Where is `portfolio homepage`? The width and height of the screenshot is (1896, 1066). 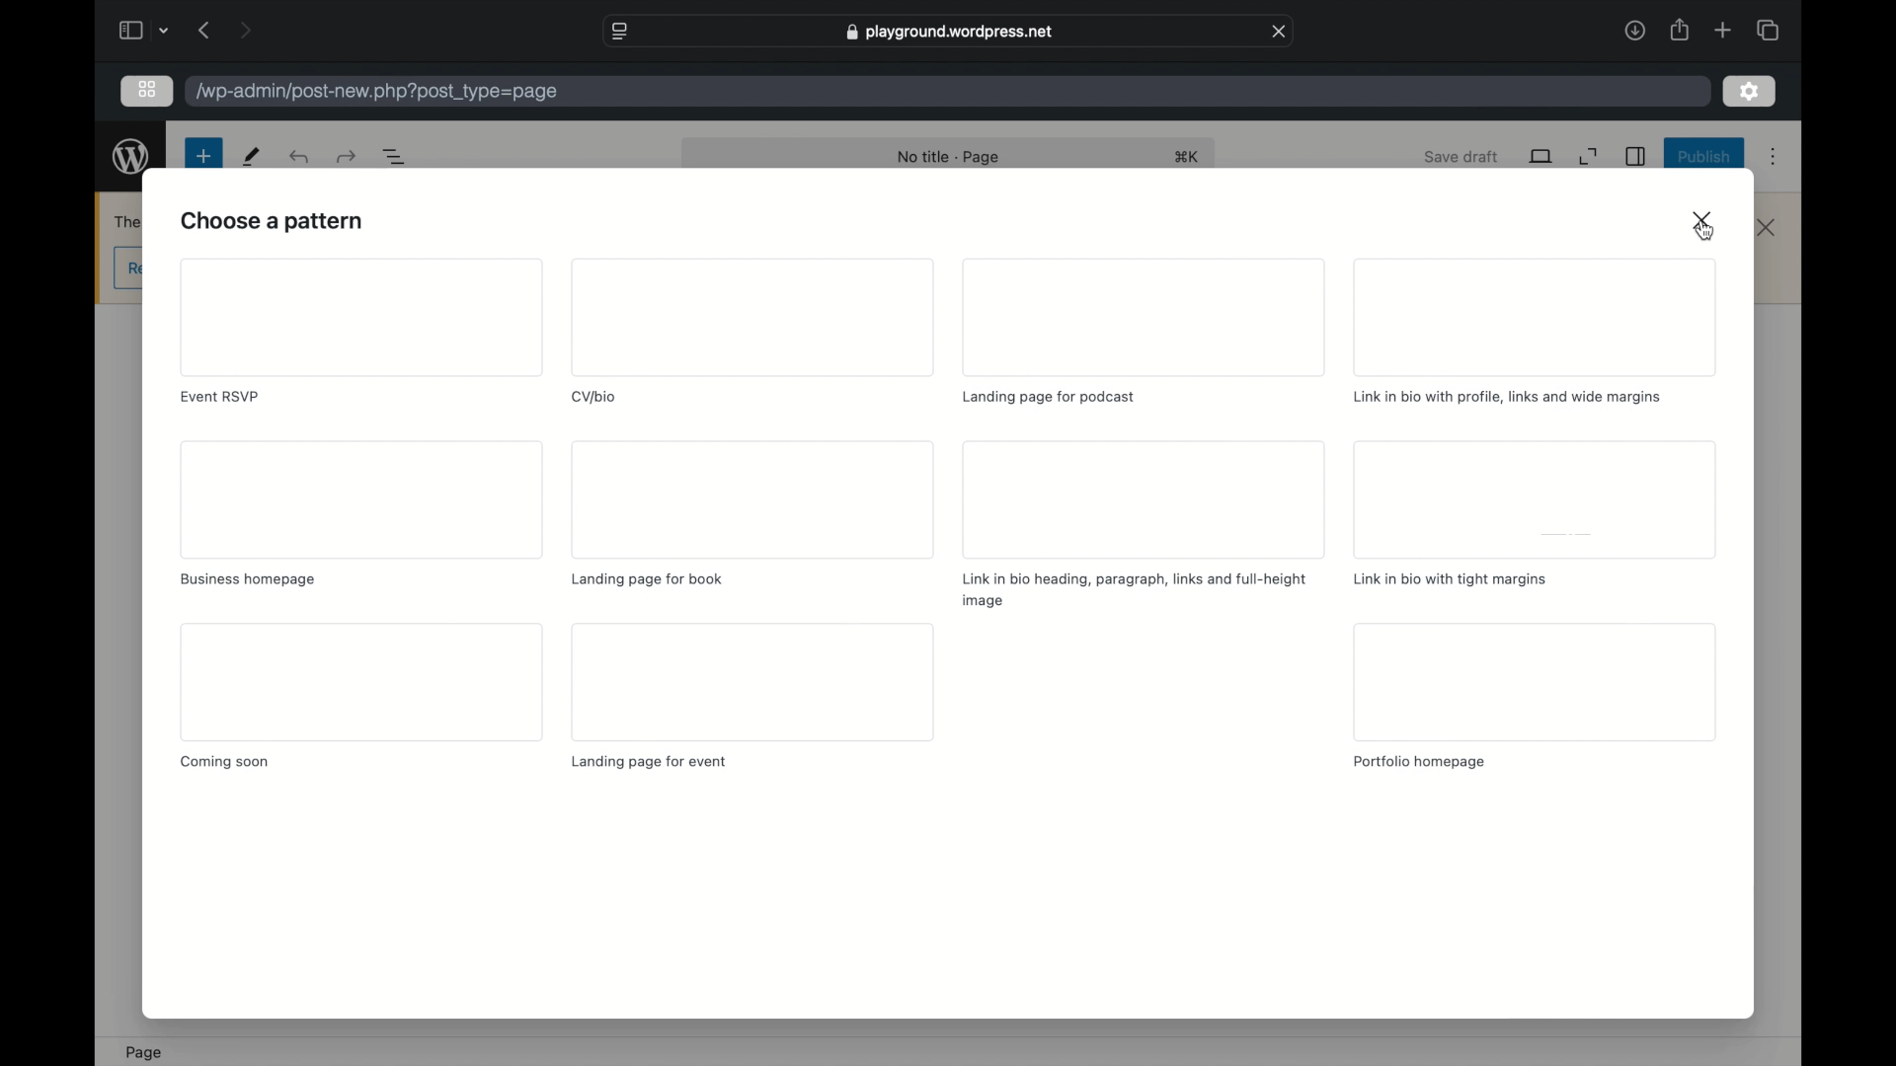 portfolio homepage is located at coordinates (1420, 762).